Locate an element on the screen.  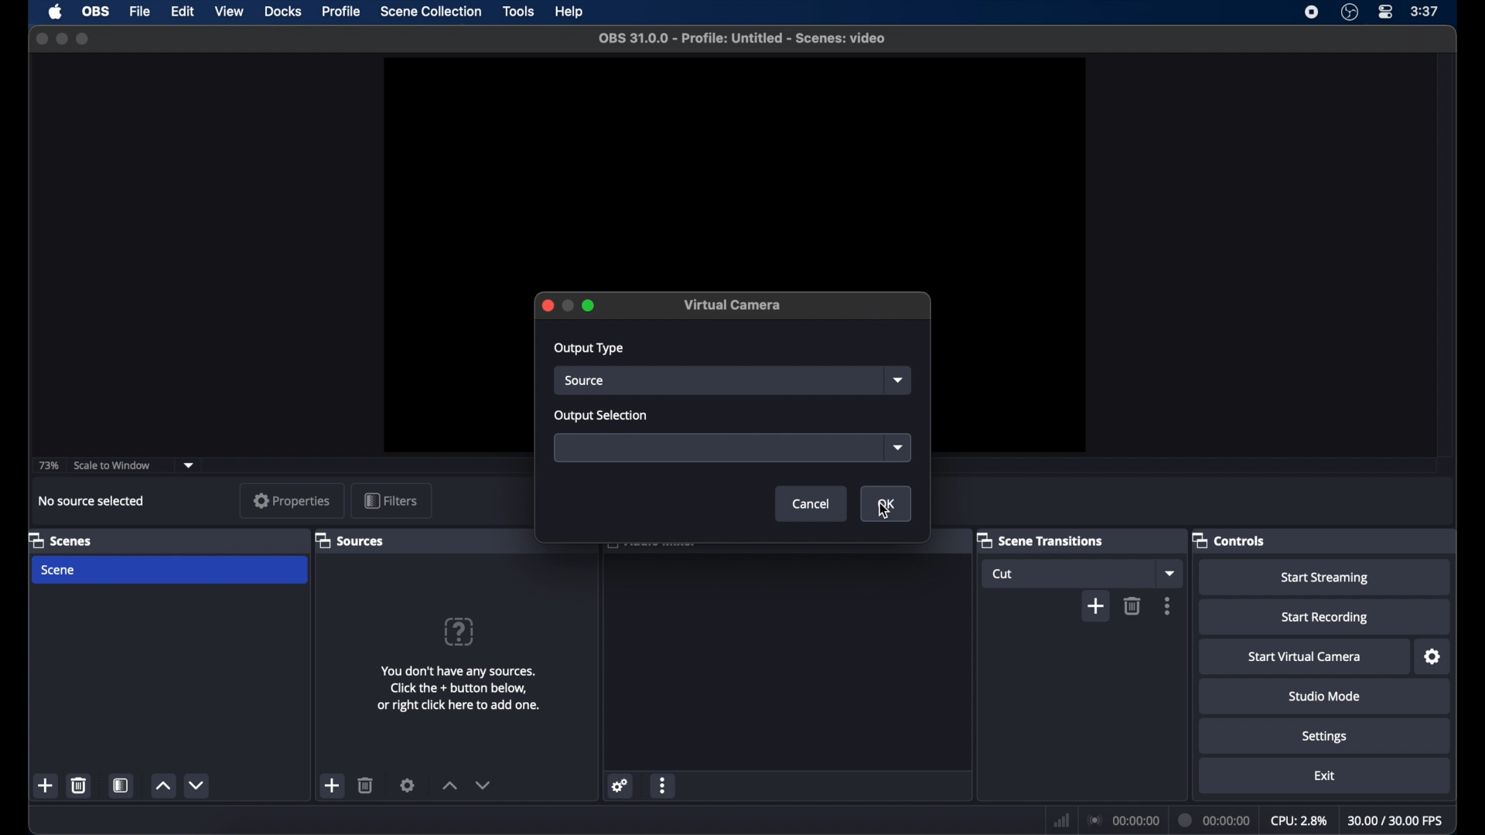
more options is located at coordinates (1168, 606).